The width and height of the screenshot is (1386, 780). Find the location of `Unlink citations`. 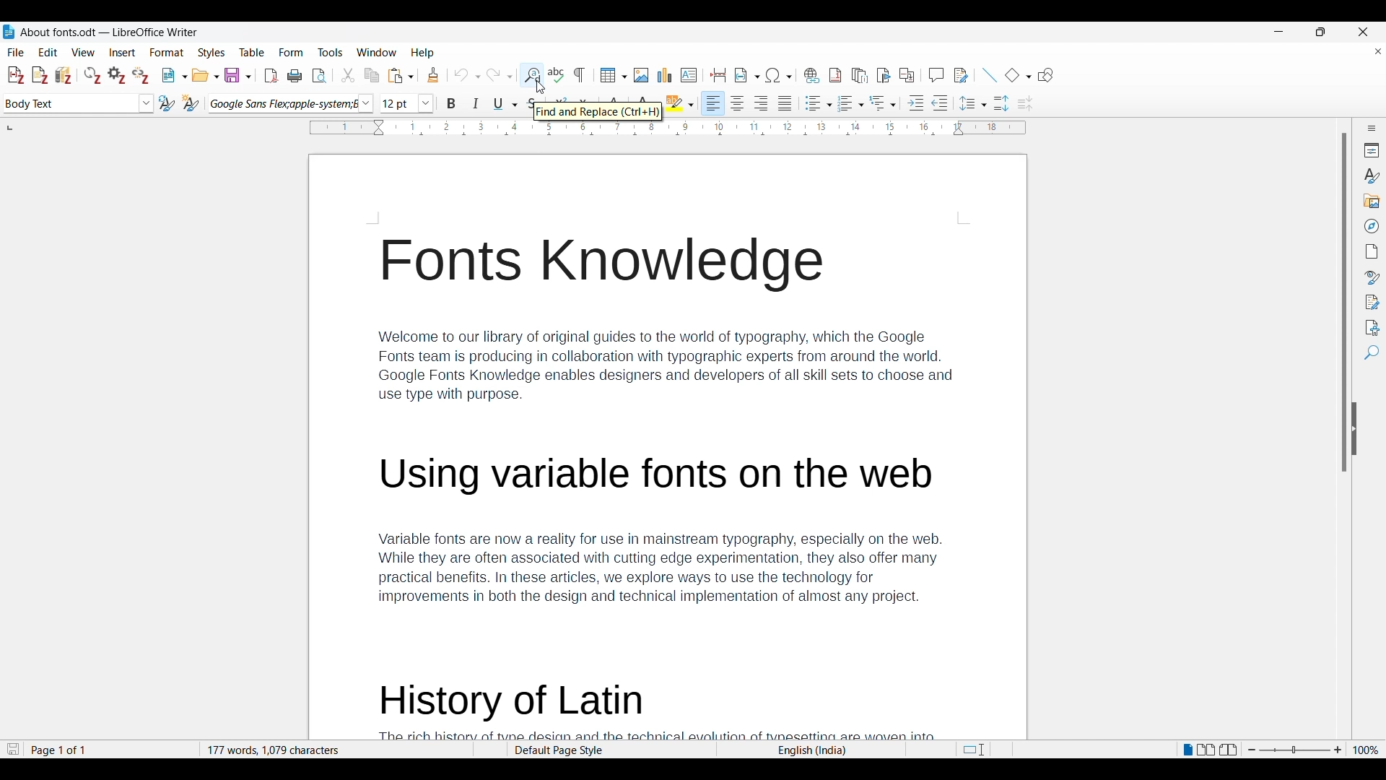

Unlink citations is located at coordinates (141, 75).